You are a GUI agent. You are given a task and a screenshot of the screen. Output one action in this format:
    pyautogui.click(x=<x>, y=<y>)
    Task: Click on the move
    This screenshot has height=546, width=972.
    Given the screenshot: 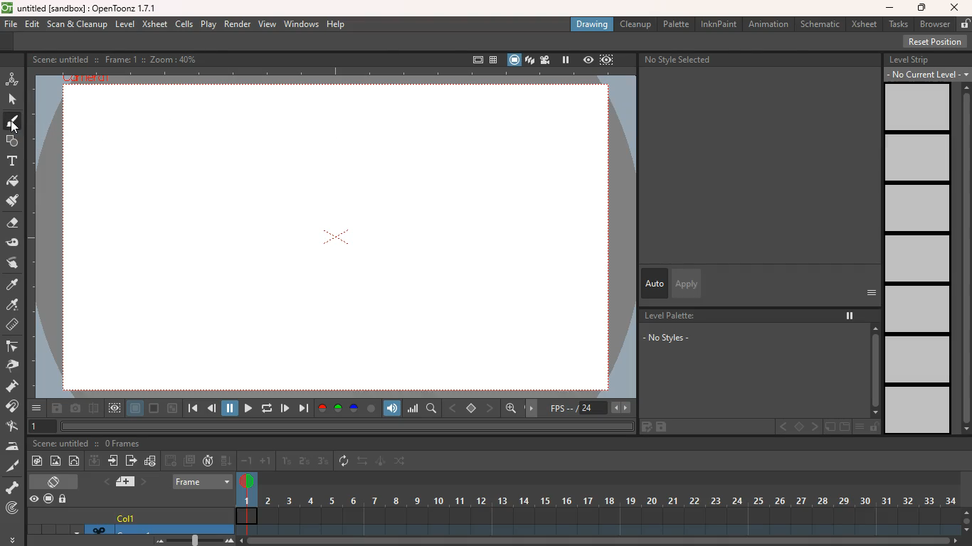 What is the action you would take?
    pyautogui.click(x=534, y=407)
    